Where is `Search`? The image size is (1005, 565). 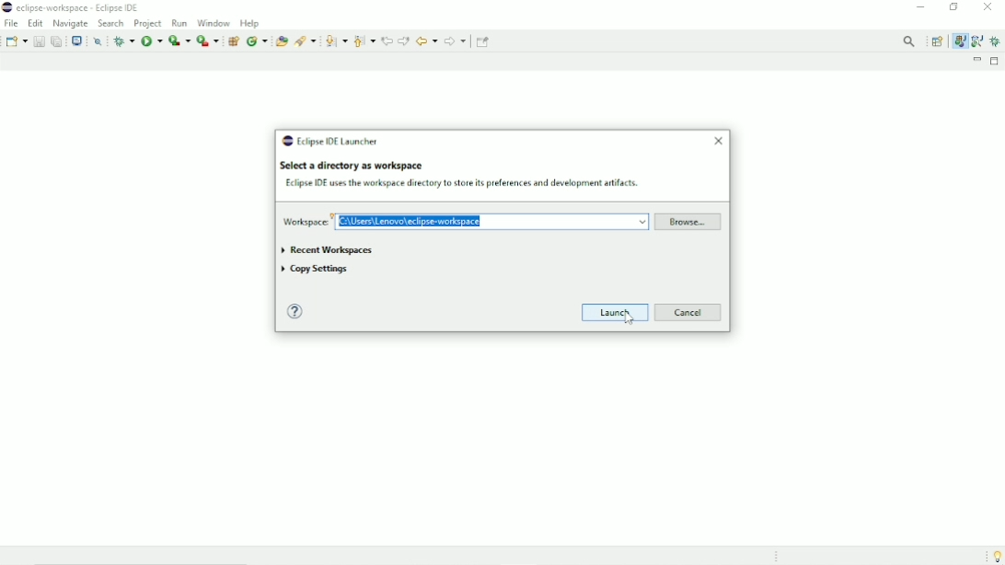
Search is located at coordinates (306, 40).